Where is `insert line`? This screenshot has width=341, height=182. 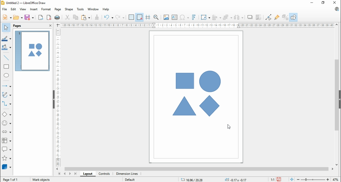 insert line is located at coordinates (7, 58).